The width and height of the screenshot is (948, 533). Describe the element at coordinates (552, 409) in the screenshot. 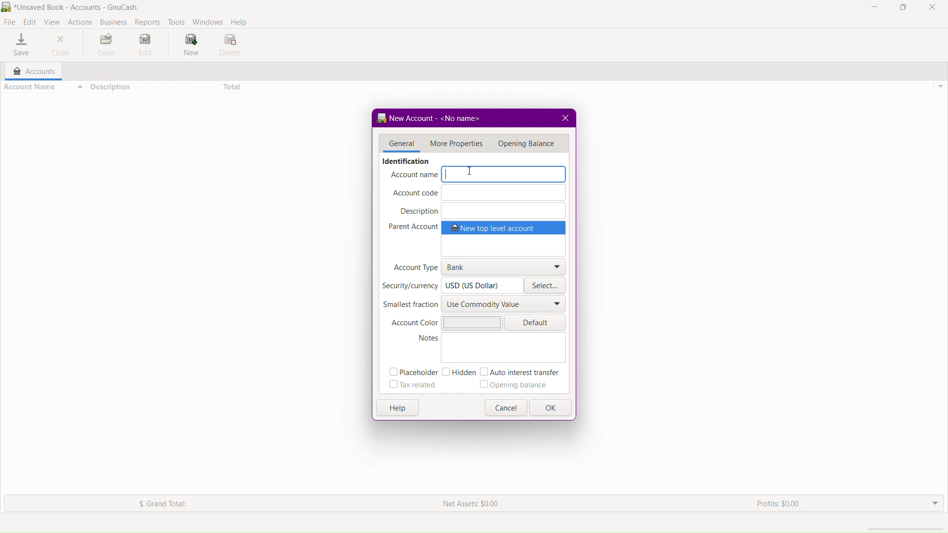

I see `OK` at that location.